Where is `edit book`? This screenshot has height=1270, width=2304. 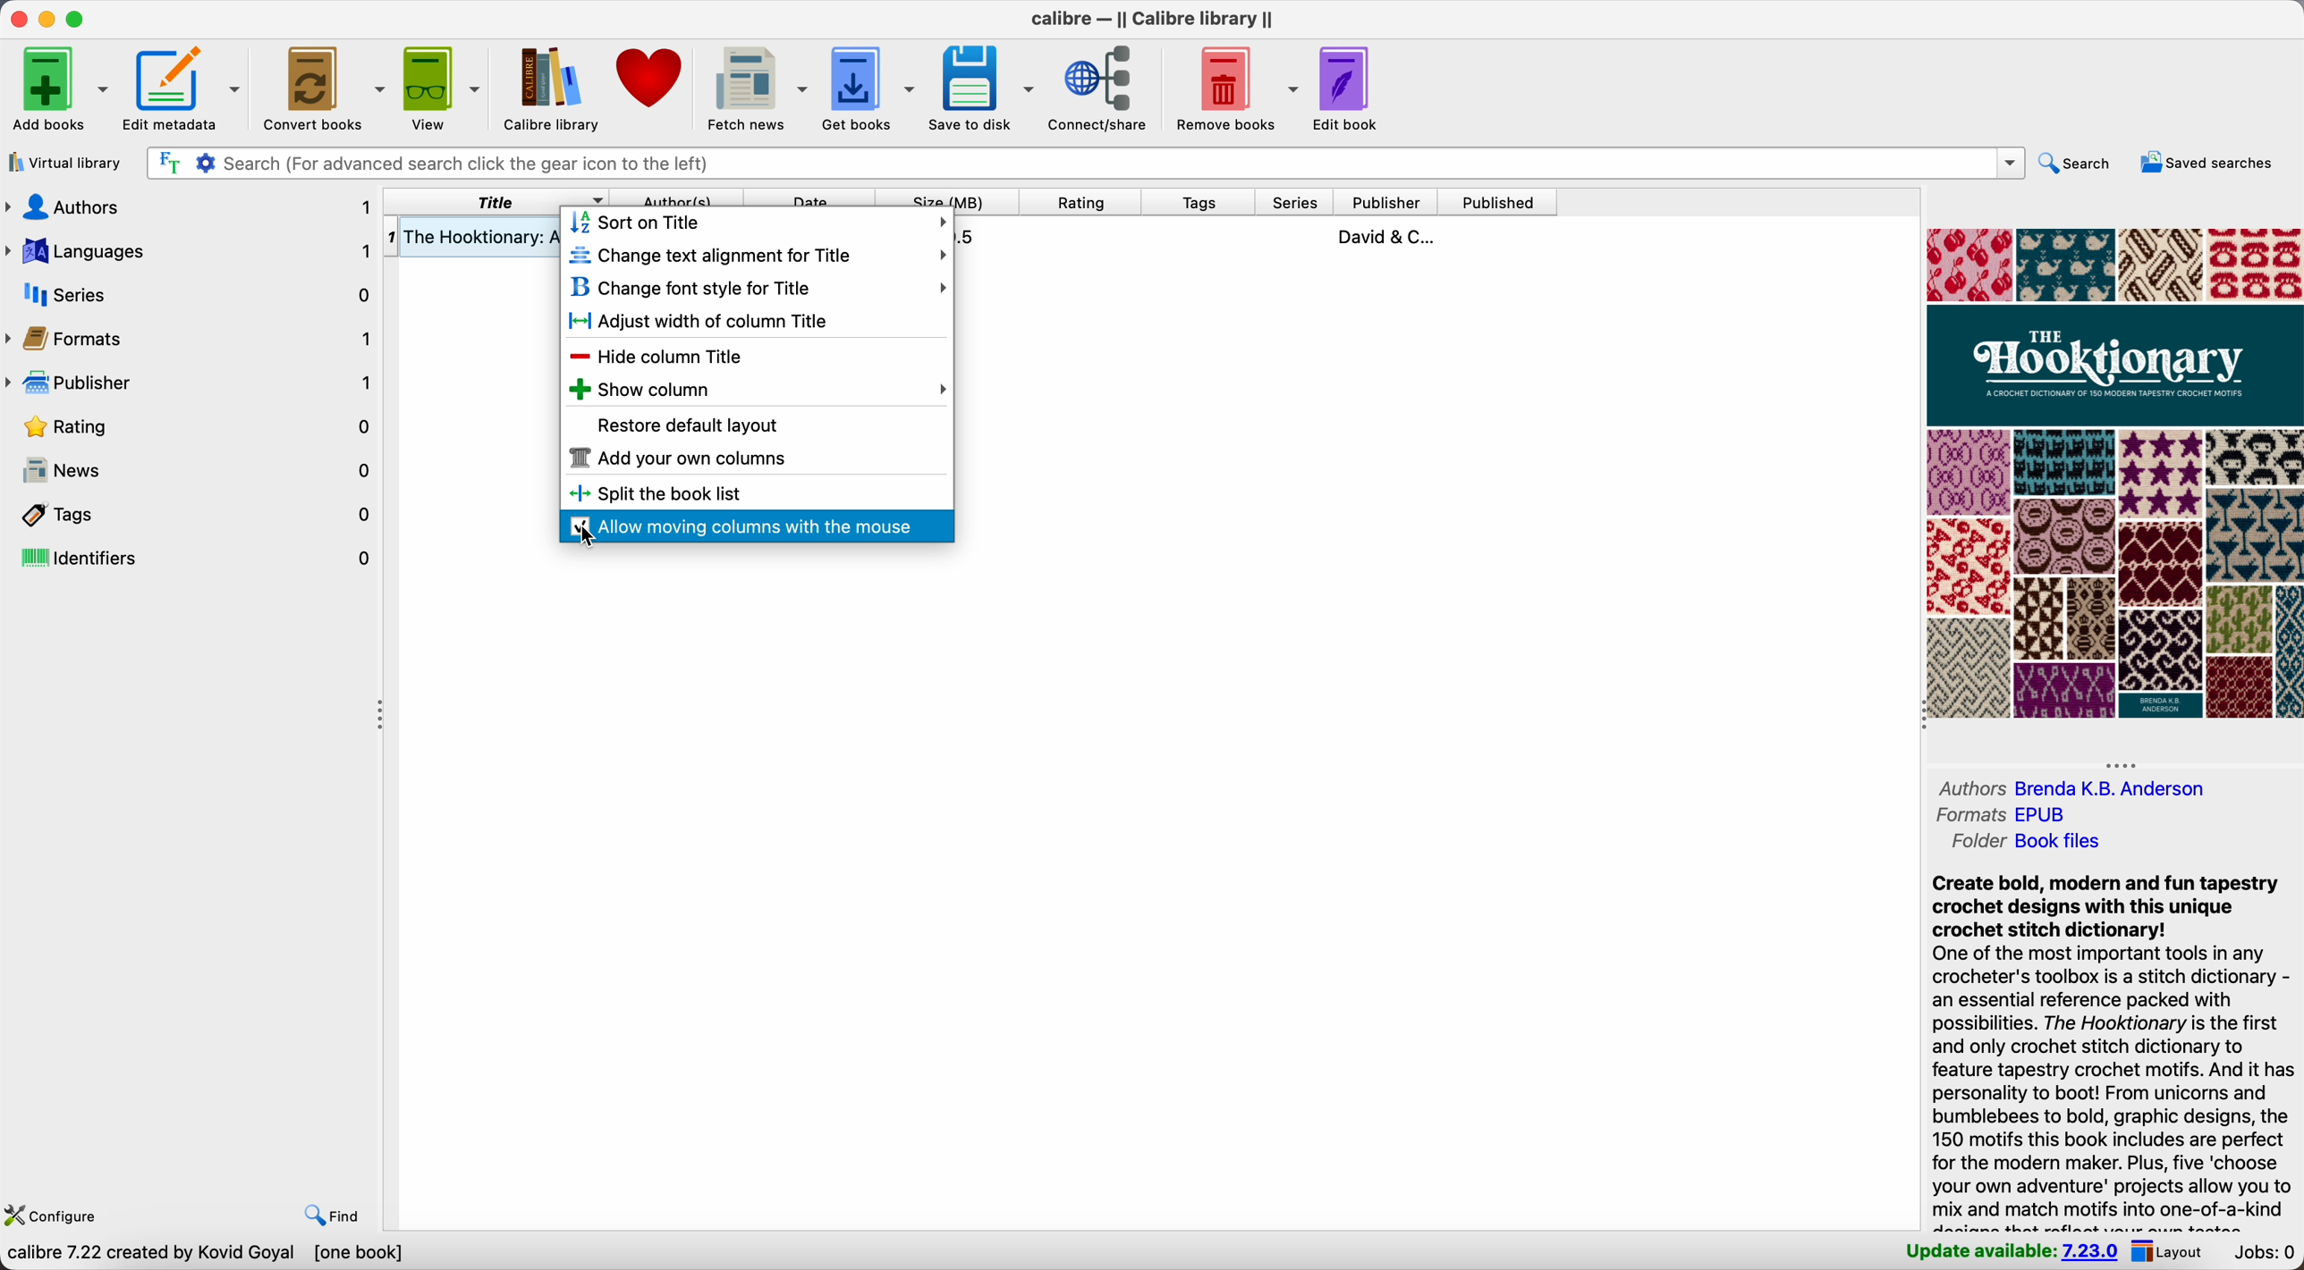
edit book is located at coordinates (1350, 90).